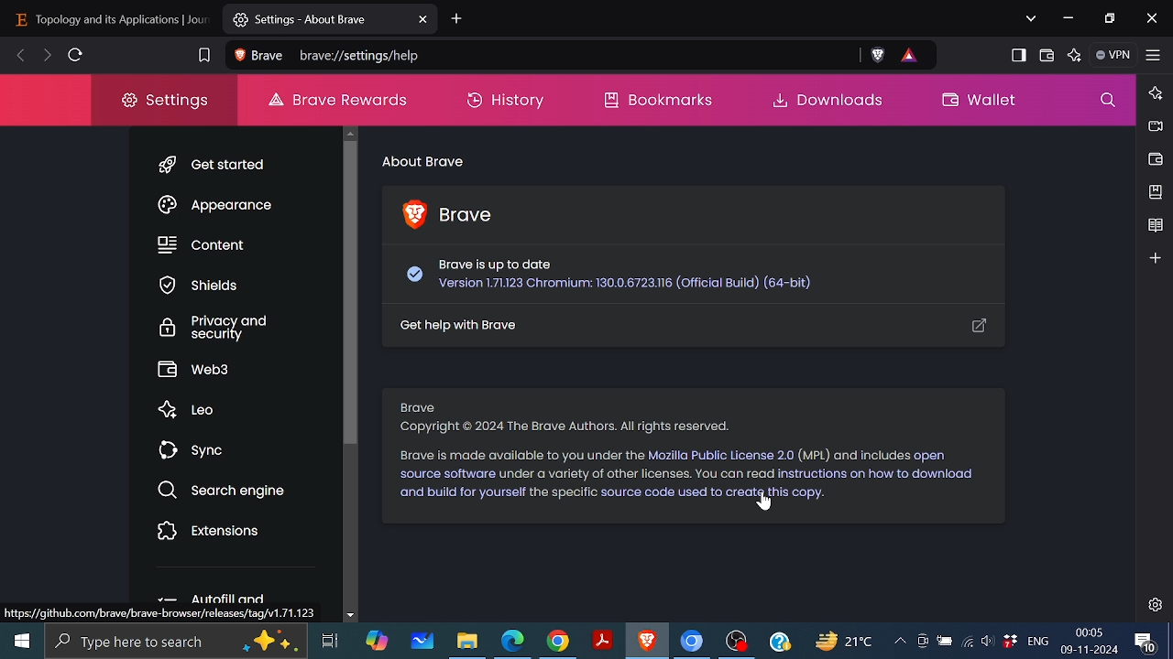  I want to click on Get help with brave, so click(696, 329).